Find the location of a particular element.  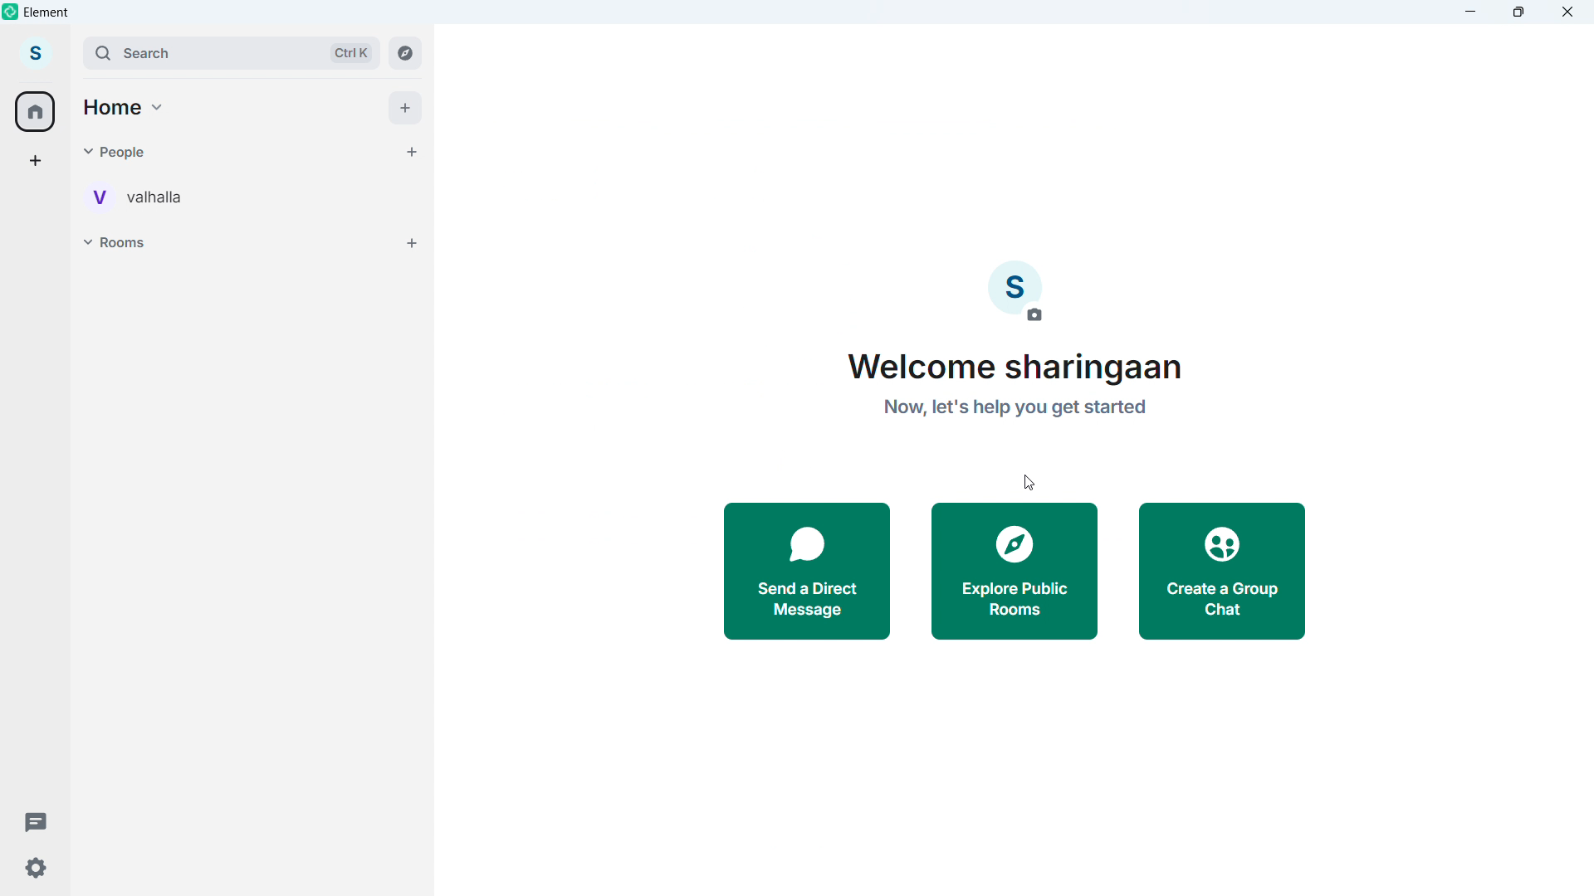

Create a space  is located at coordinates (36, 161).